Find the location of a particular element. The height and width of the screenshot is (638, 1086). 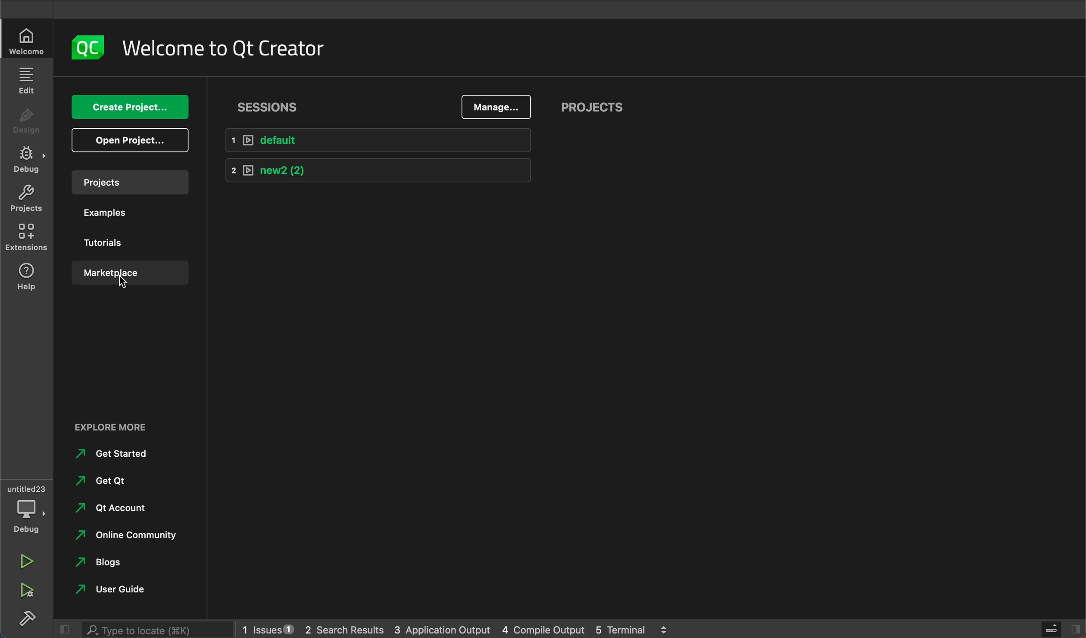

 is located at coordinates (114, 507).